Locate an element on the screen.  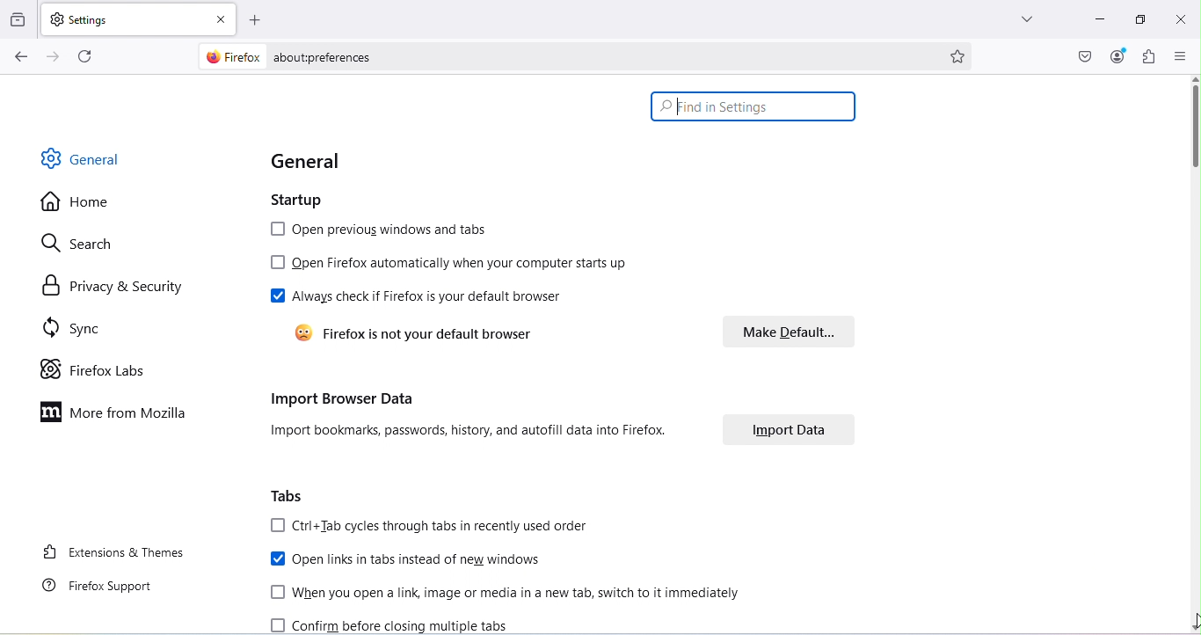
Open application menu is located at coordinates (1178, 56).